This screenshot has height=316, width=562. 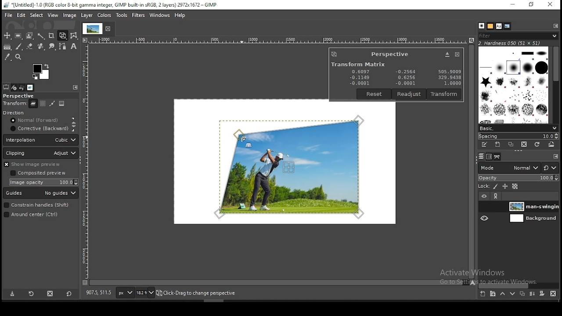 I want to click on restore, so click(x=531, y=5).